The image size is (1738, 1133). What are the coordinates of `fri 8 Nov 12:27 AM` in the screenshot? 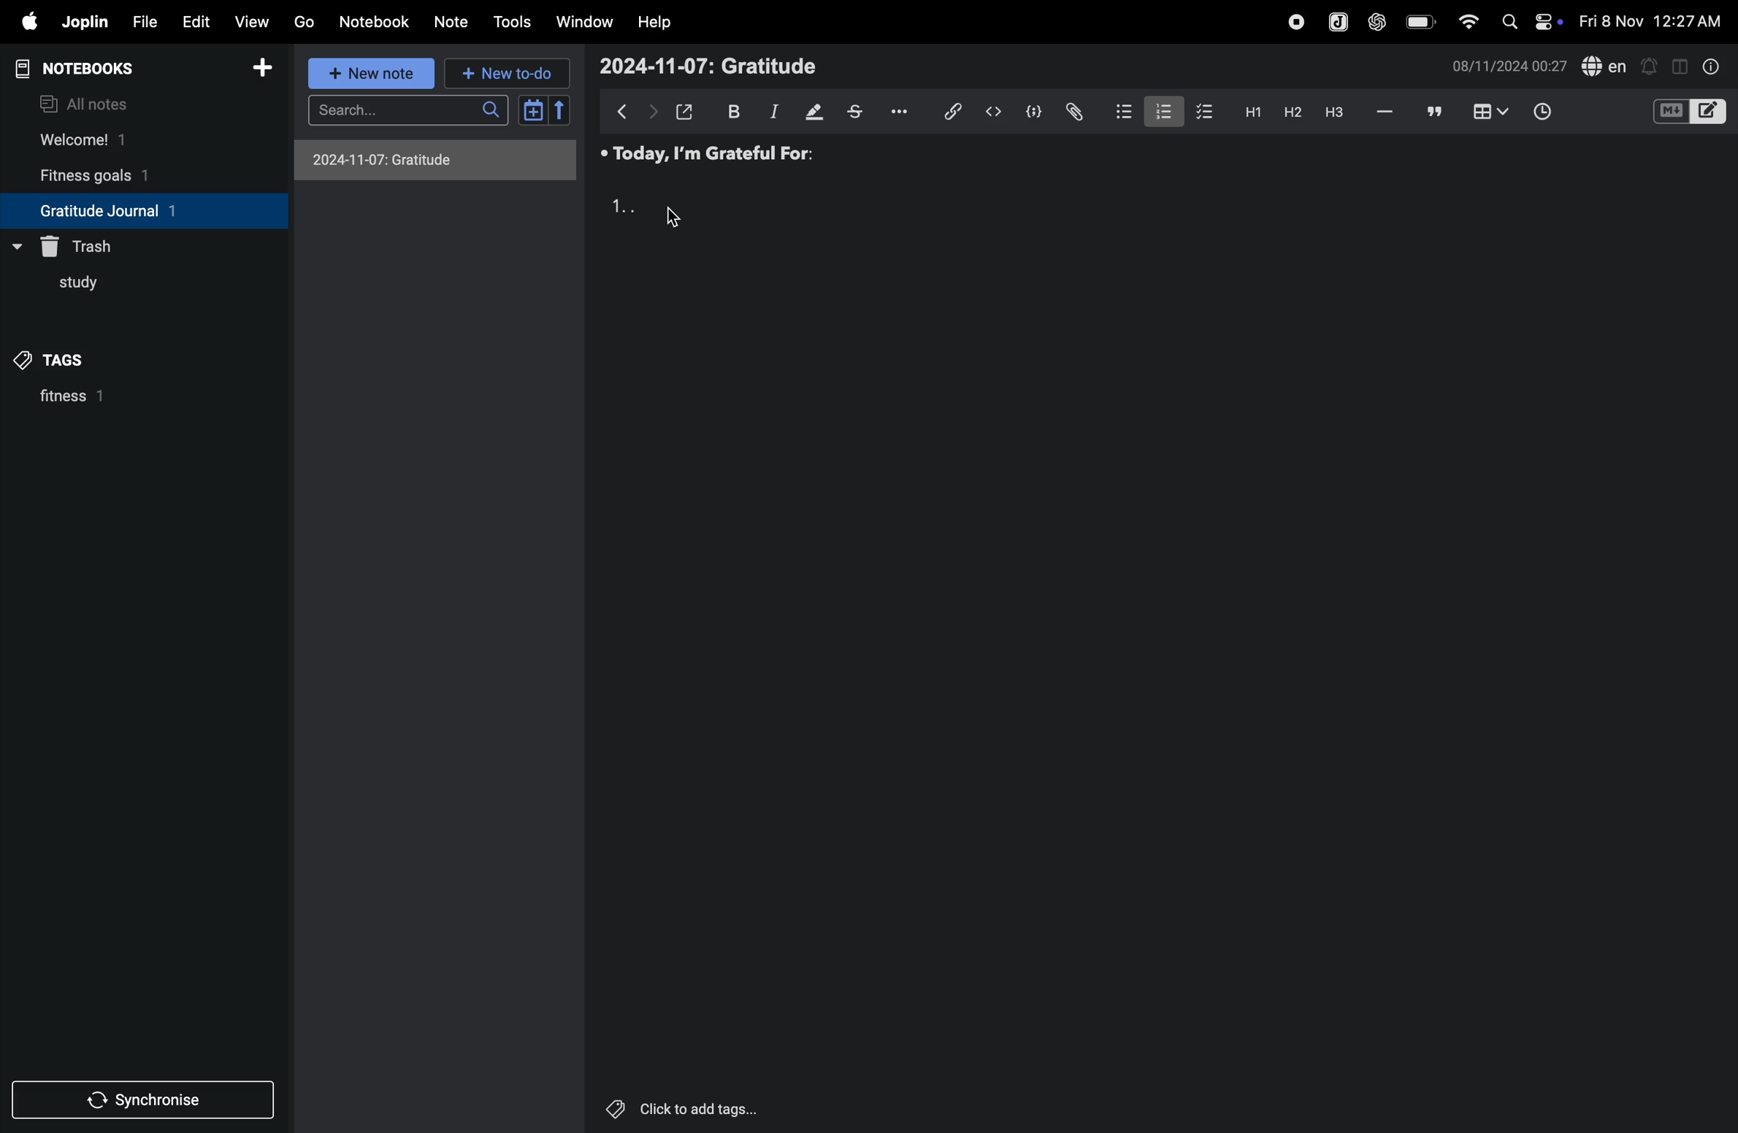 It's located at (1653, 18).